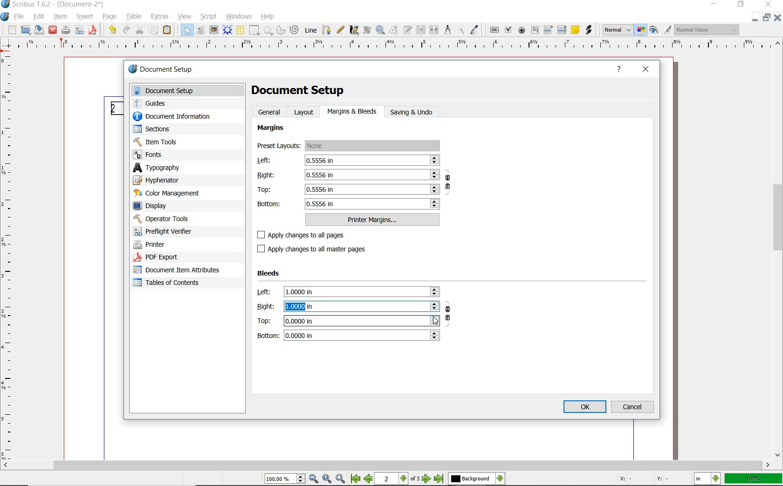 This screenshot has height=486, width=783. I want to click on Next Page, so click(427, 479).